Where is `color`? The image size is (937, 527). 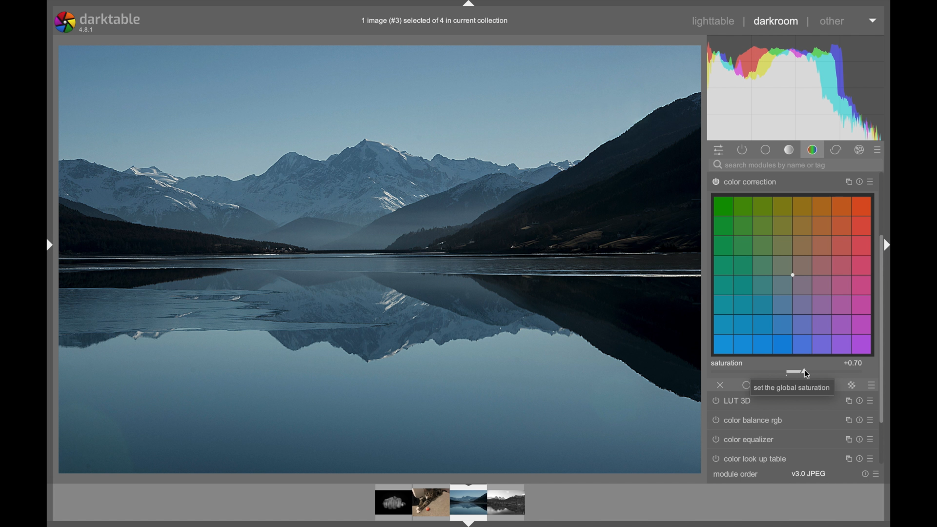 color is located at coordinates (813, 149).